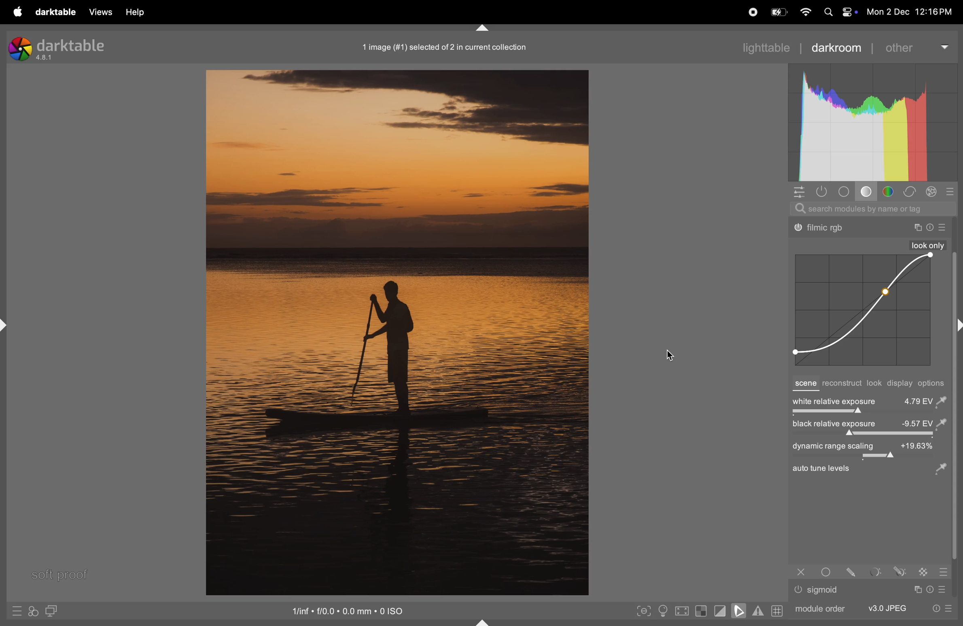 Image resolution: width=963 pixels, height=626 pixels. What do you see at coordinates (801, 572) in the screenshot?
I see `` at bounding box center [801, 572].